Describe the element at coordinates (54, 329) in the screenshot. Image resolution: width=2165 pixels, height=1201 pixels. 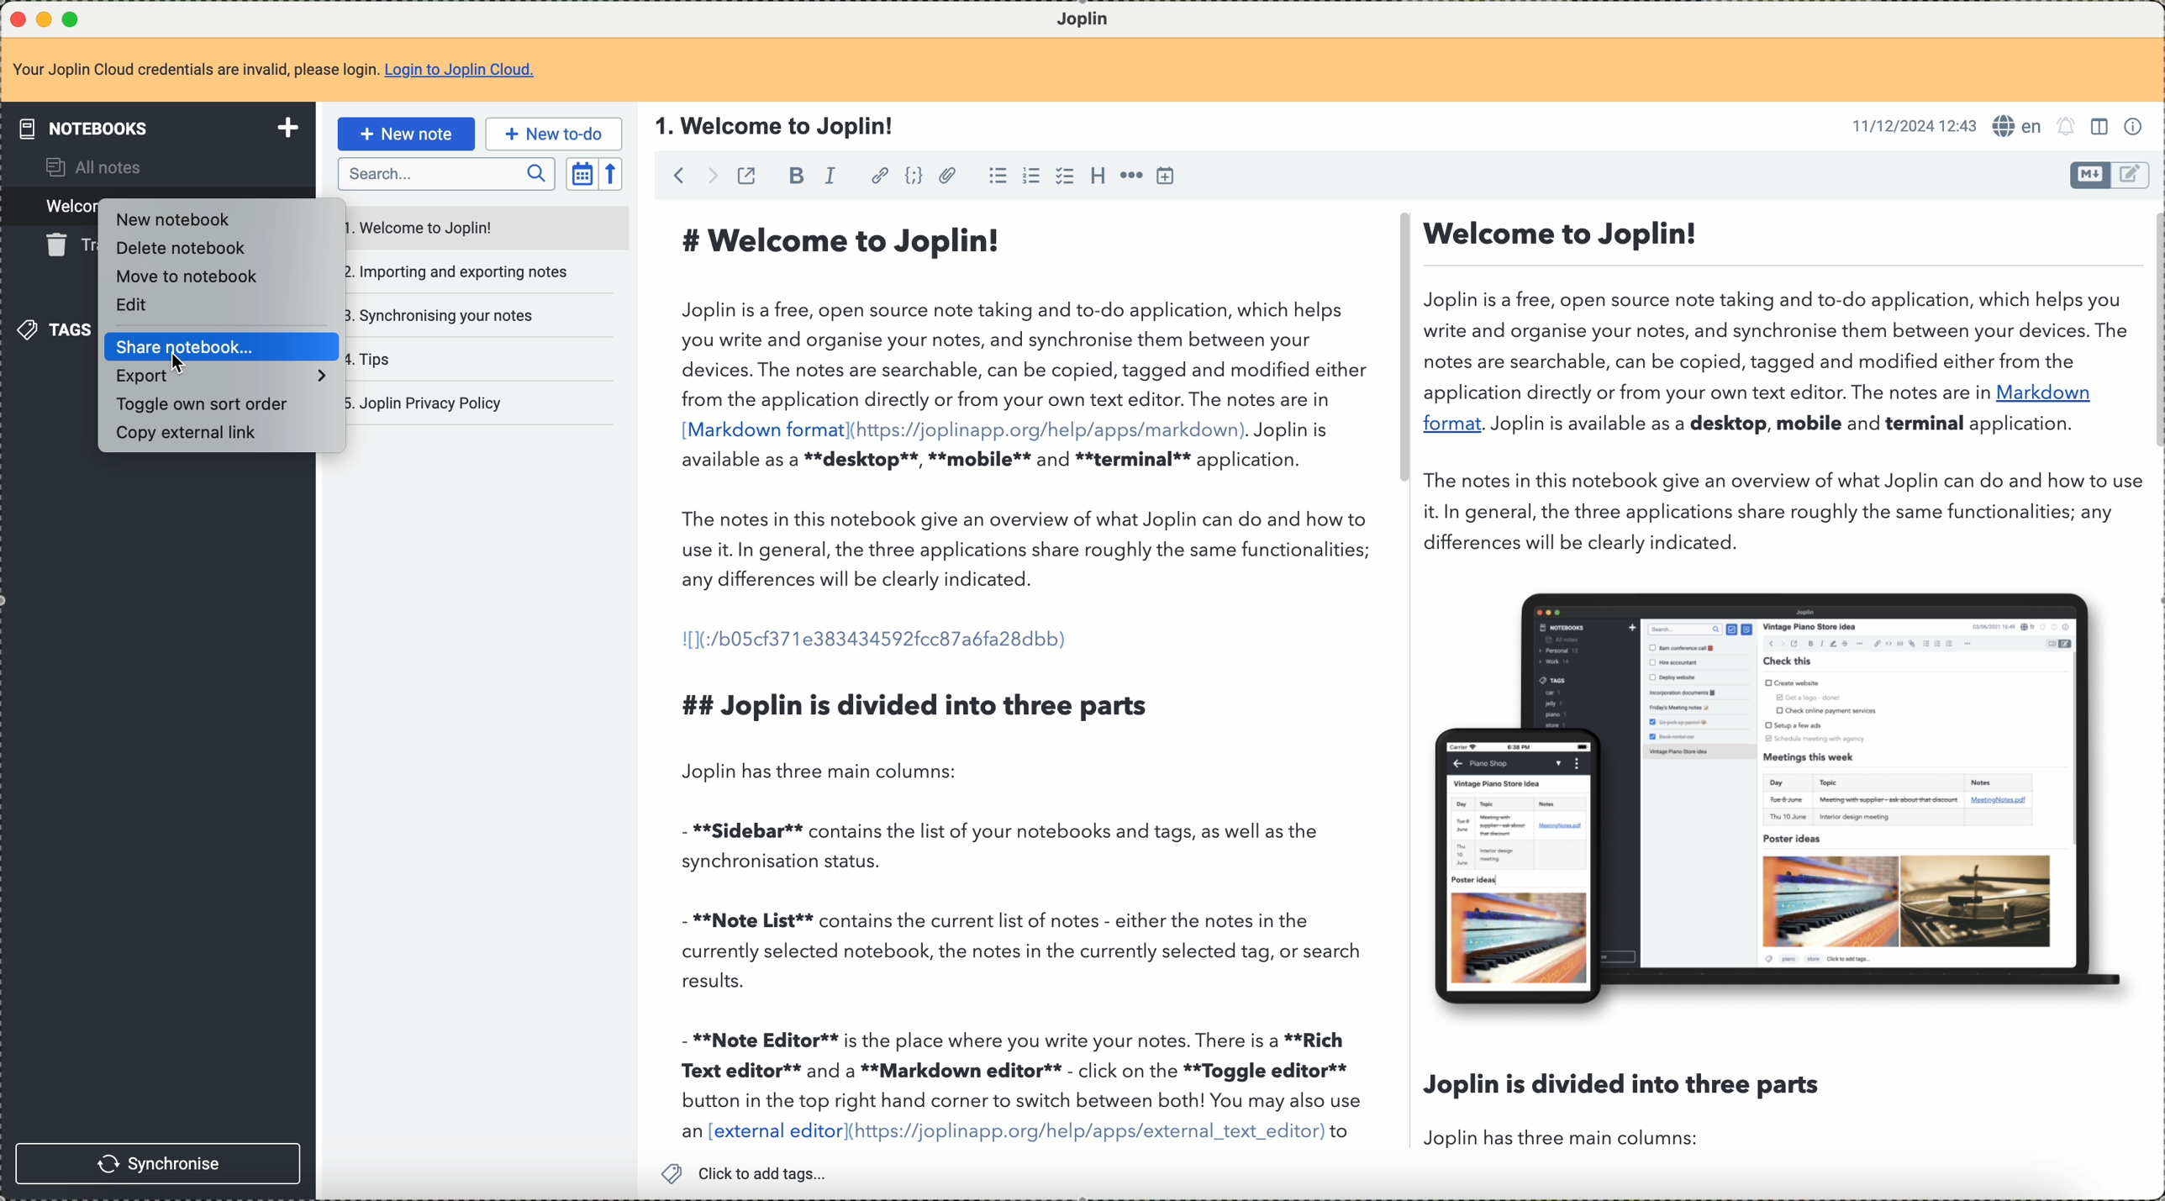
I see `Tags` at that location.